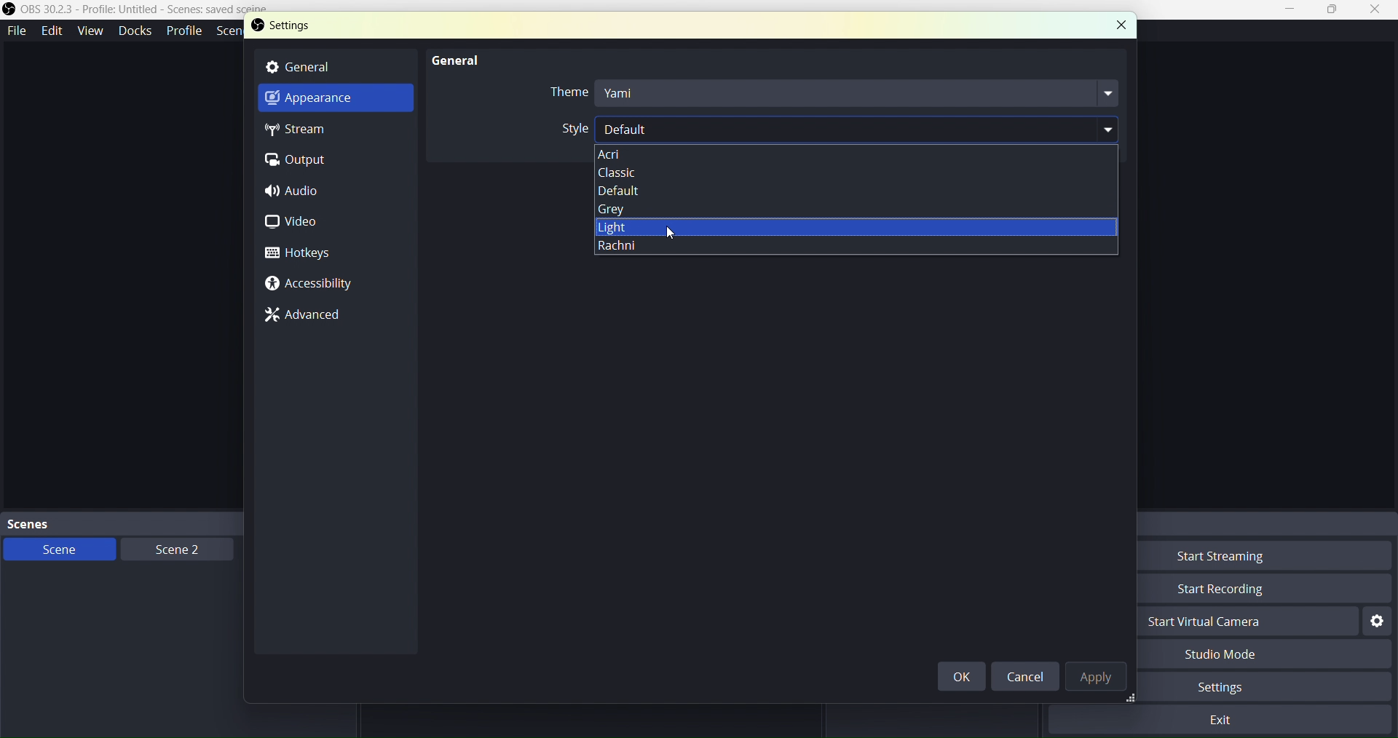  What do you see at coordinates (1375, 10) in the screenshot?
I see `Close` at bounding box center [1375, 10].